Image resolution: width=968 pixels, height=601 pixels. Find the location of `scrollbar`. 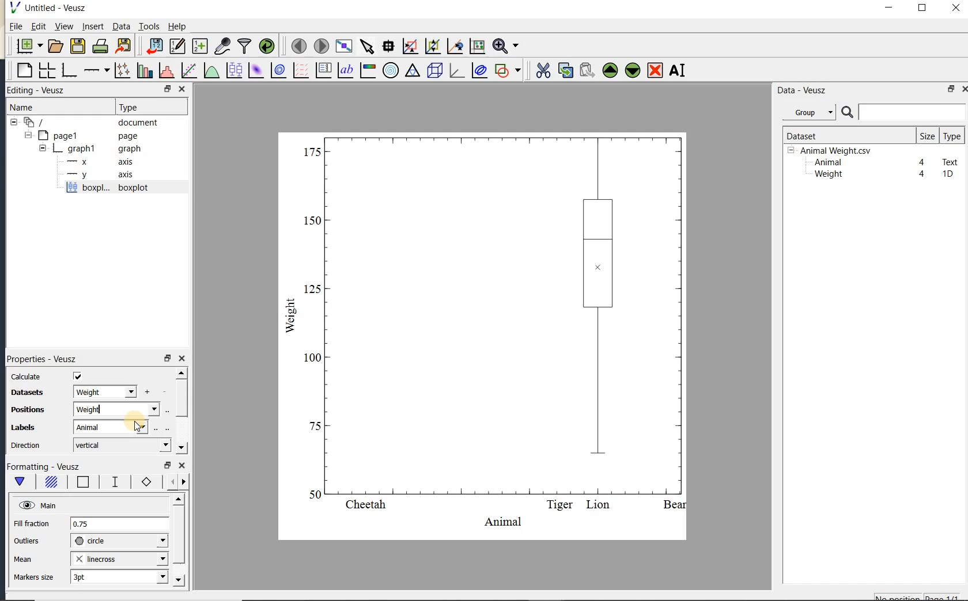

scrollbar is located at coordinates (181, 411).